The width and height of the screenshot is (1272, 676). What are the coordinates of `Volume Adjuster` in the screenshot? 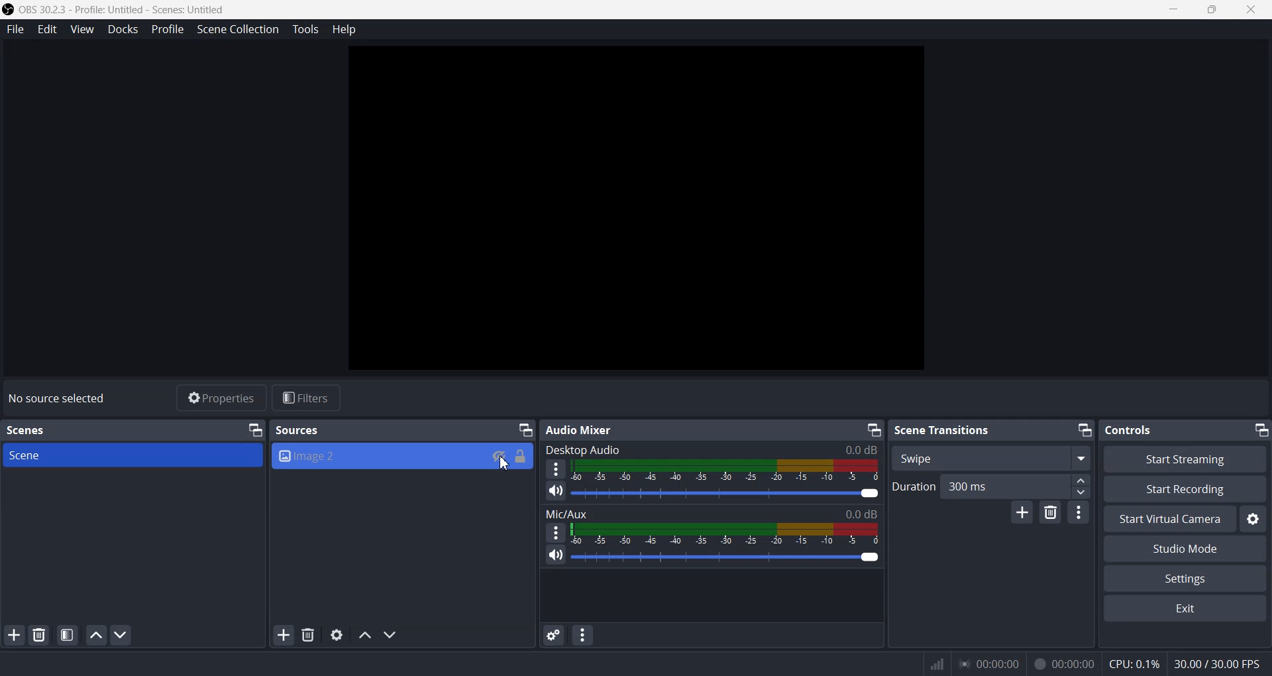 It's located at (727, 555).